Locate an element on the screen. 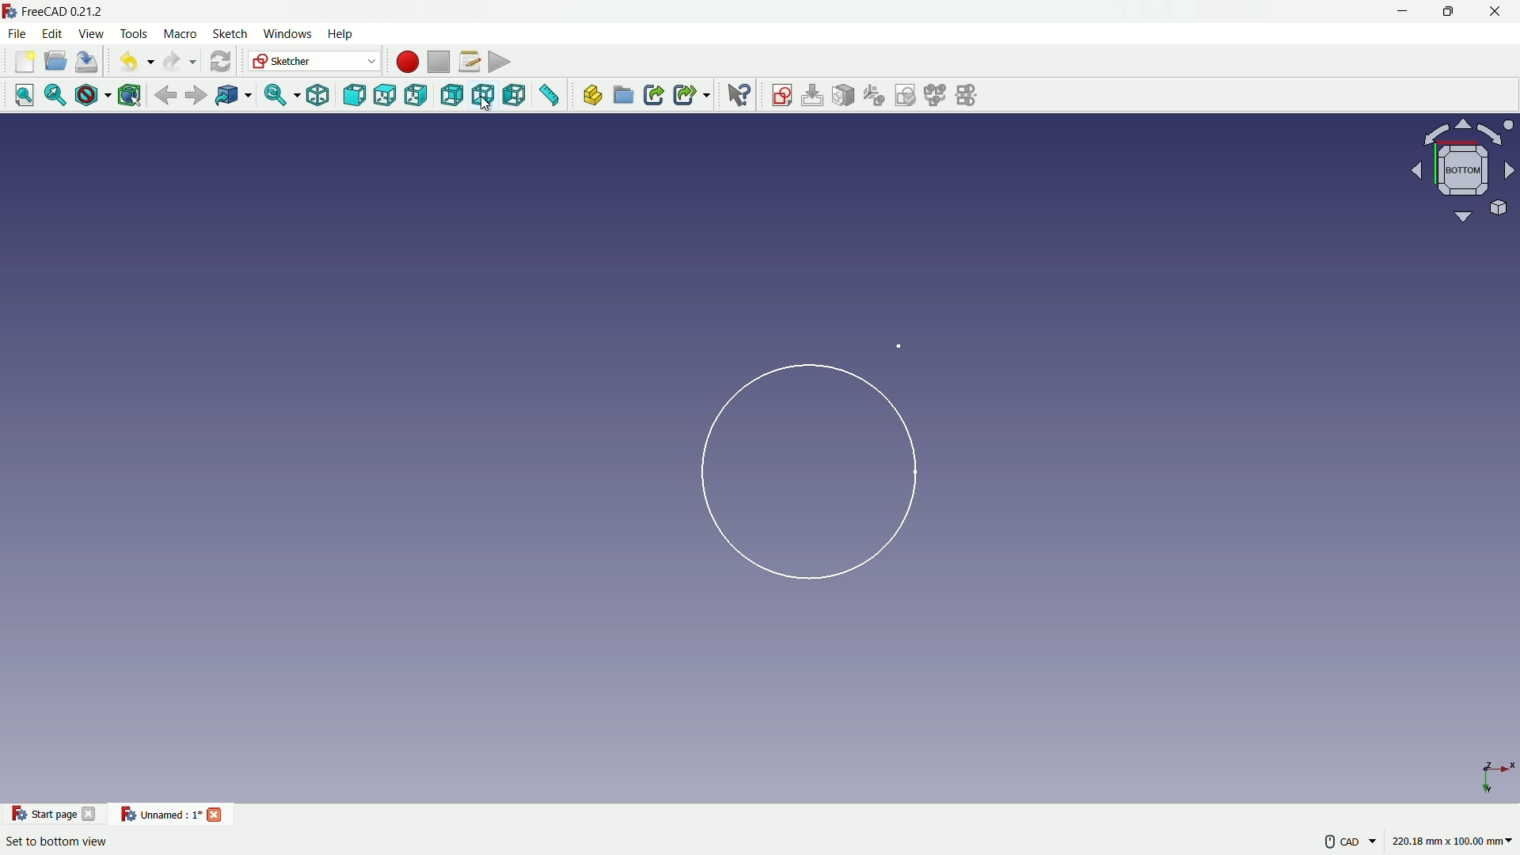 The height and width of the screenshot is (855, 1520). navigation style is located at coordinates (1334, 844).